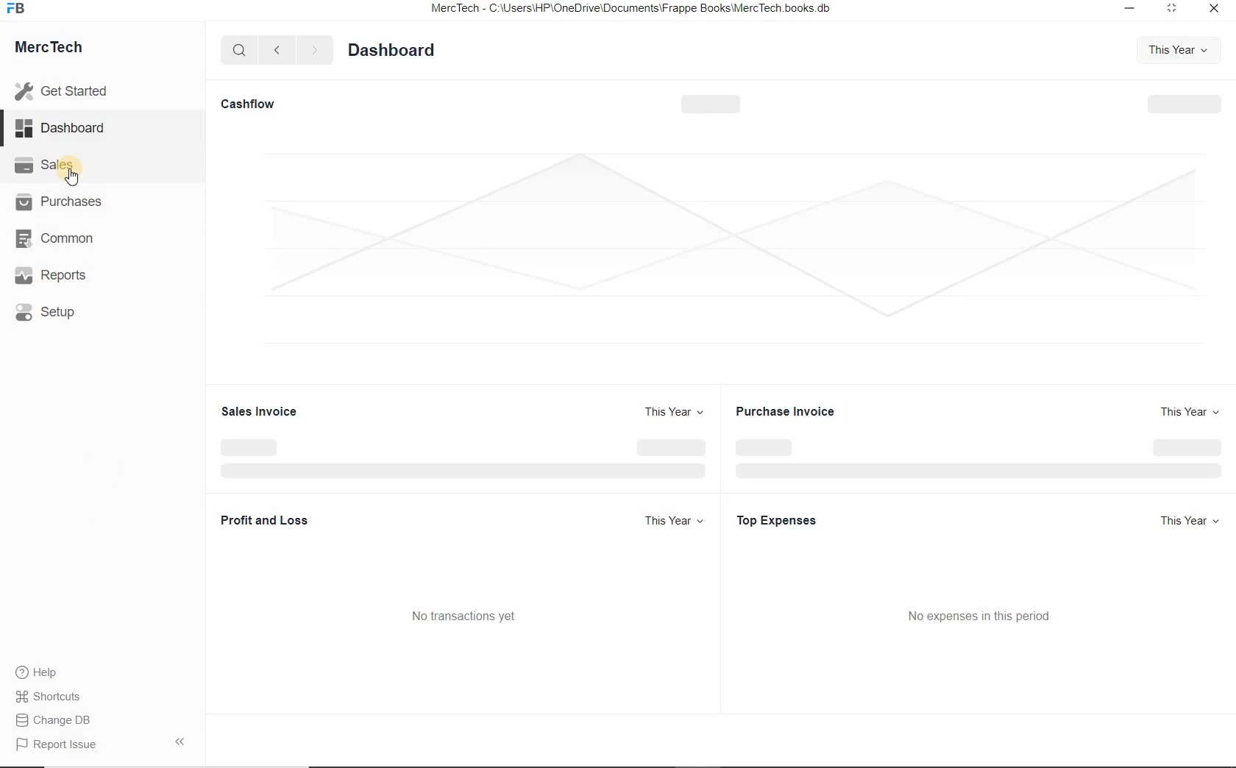 This screenshot has width=1236, height=768. What do you see at coordinates (464, 616) in the screenshot?
I see `No transactions yet` at bounding box center [464, 616].